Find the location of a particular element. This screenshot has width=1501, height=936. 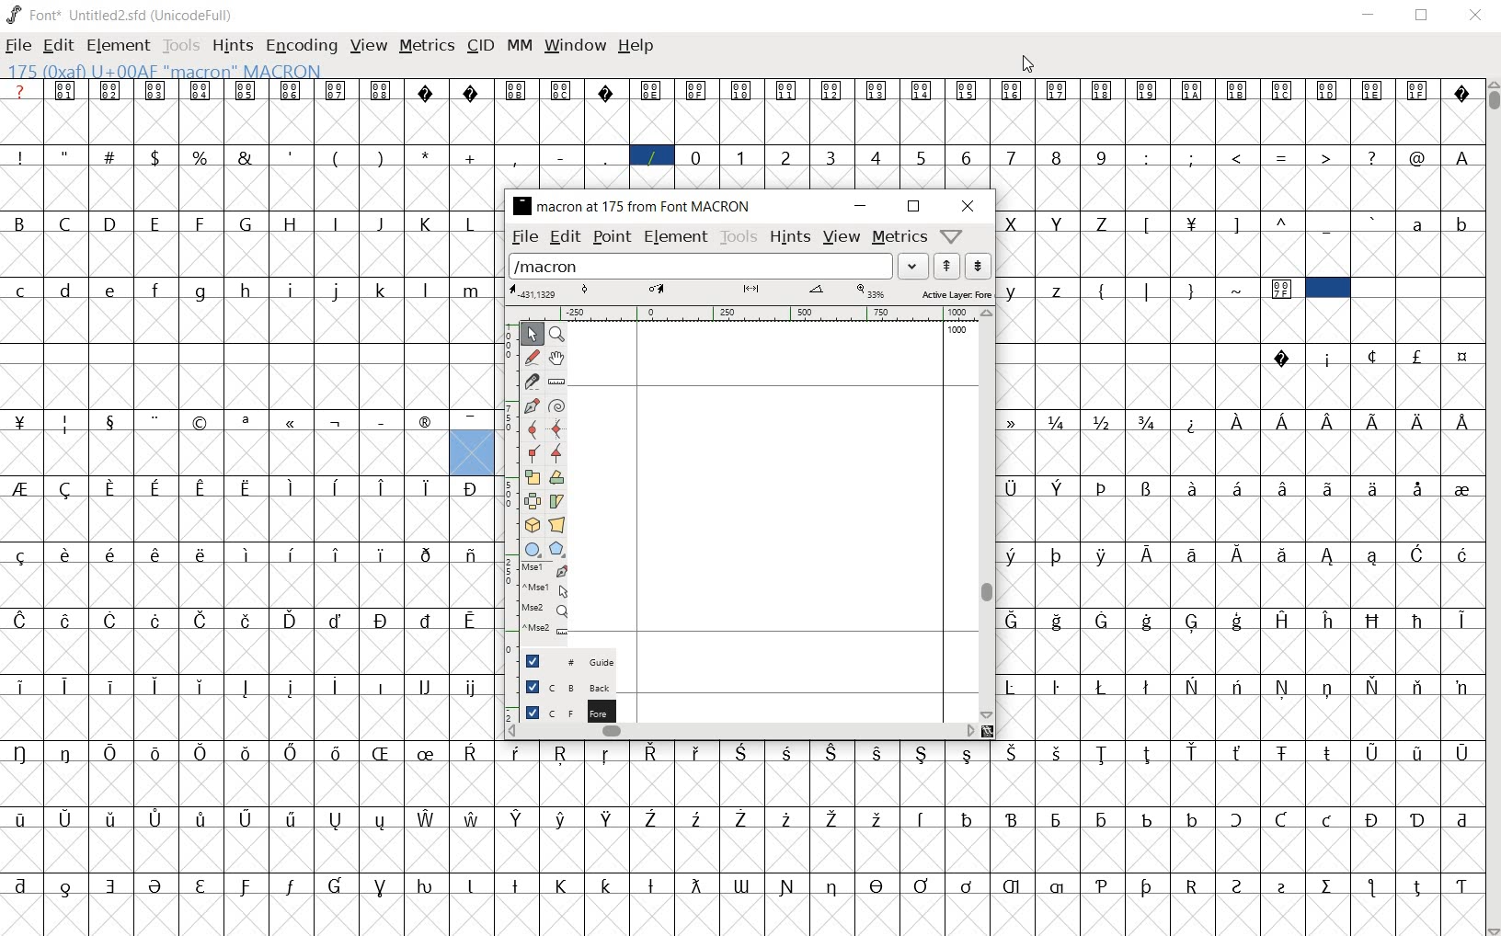

Symbol is located at coordinates (201, 90).